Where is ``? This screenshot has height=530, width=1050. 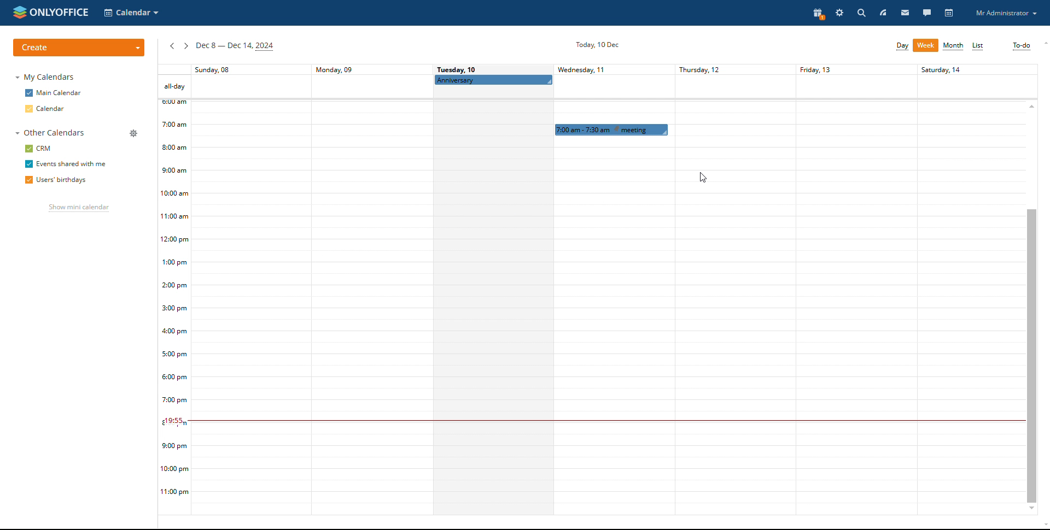  is located at coordinates (969, 287).